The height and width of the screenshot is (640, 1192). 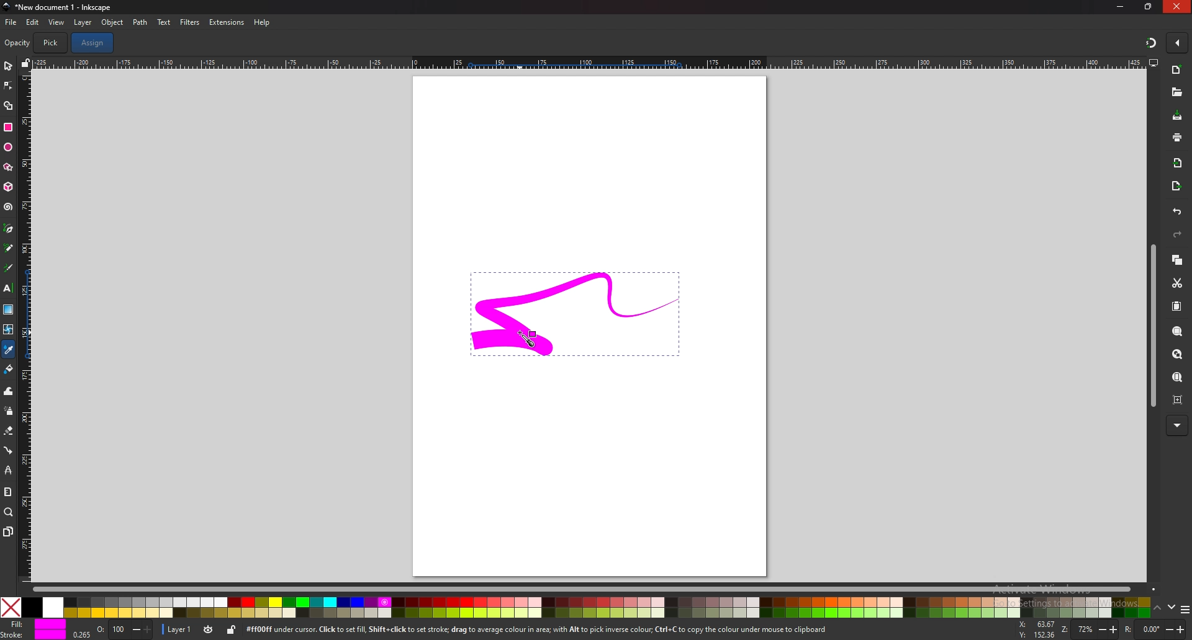 I want to click on pages, so click(x=8, y=531).